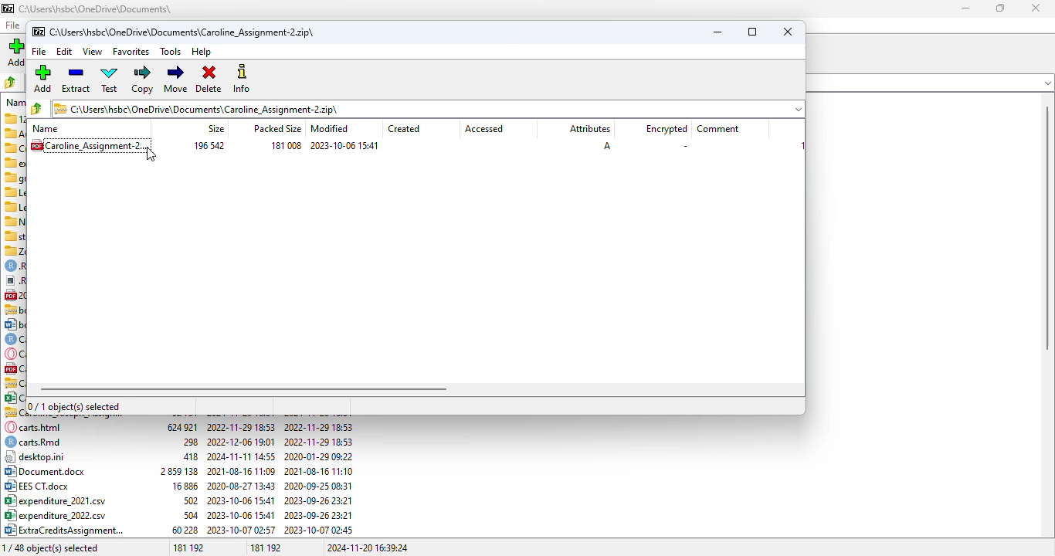  What do you see at coordinates (403, 128) in the screenshot?
I see `created` at bounding box center [403, 128].